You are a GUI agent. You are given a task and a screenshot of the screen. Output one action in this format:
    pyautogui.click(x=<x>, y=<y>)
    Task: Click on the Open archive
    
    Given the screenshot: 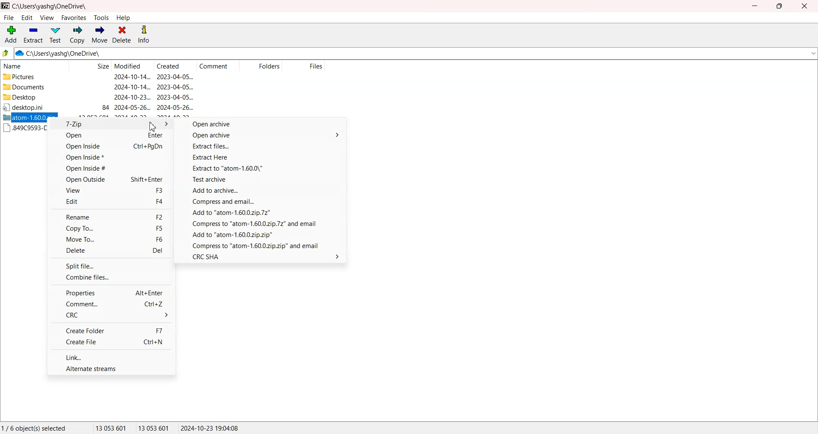 What is the action you would take?
    pyautogui.click(x=263, y=124)
    